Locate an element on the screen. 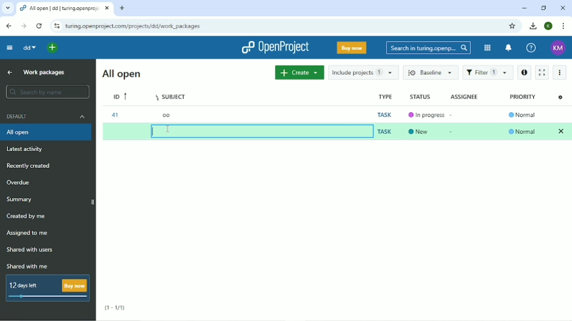 The image size is (572, 321). Work packages is located at coordinates (44, 73).